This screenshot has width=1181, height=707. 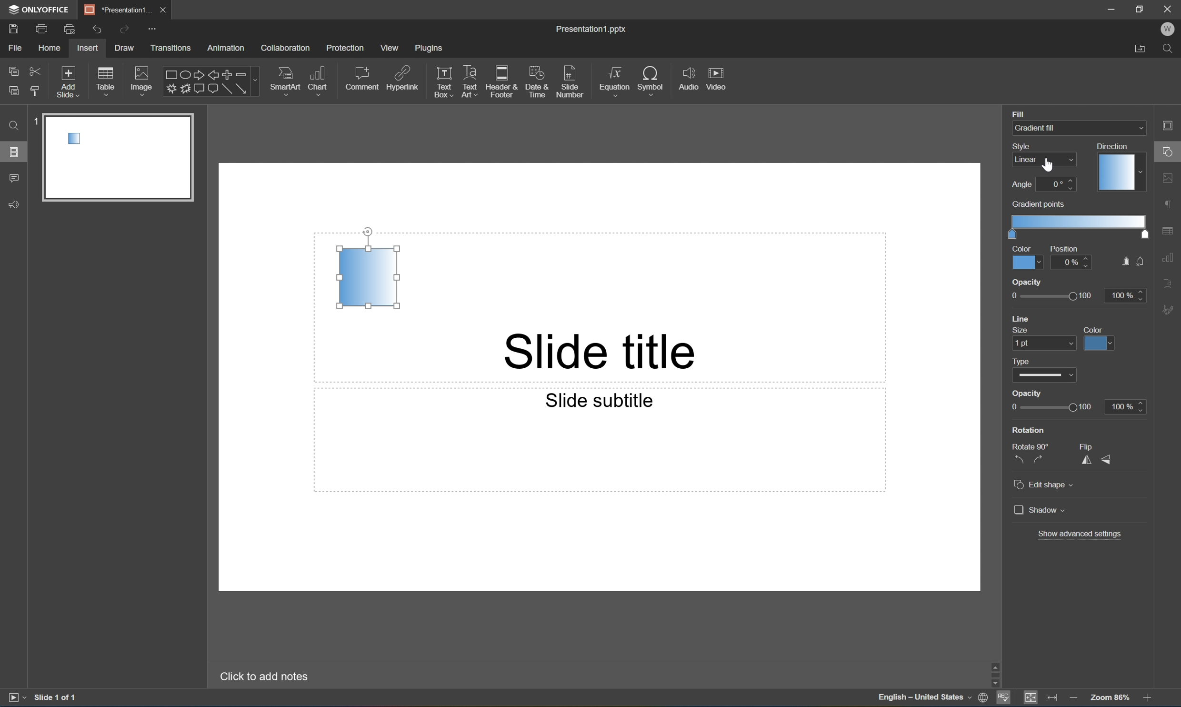 I want to click on Restore Down, so click(x=1141, y=7).